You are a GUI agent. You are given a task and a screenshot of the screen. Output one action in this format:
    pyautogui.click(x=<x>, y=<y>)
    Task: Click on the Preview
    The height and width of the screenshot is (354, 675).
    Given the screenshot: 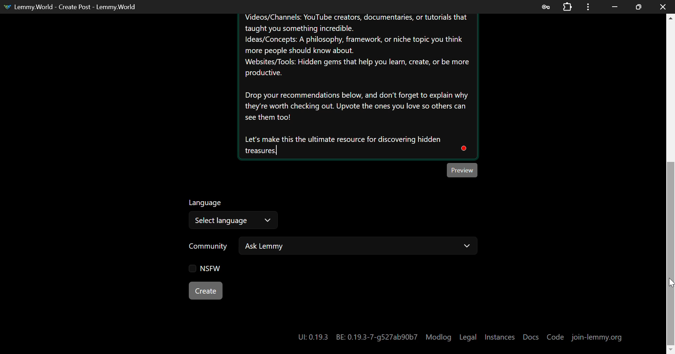 What is the action you would take?
    pyautogui.click(x=463, y=170)
    